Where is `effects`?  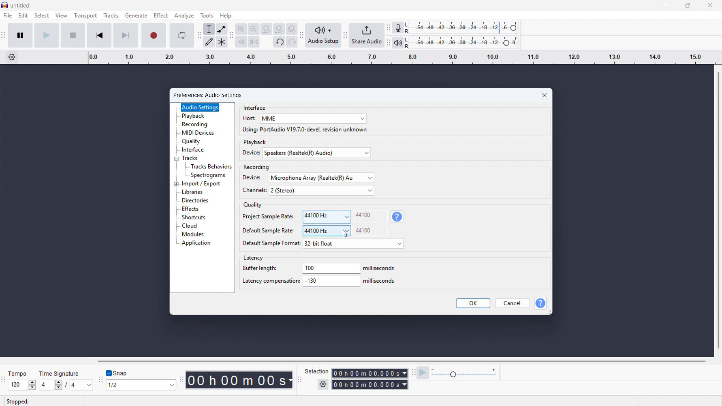
effects is located at coordinates (190, 209).